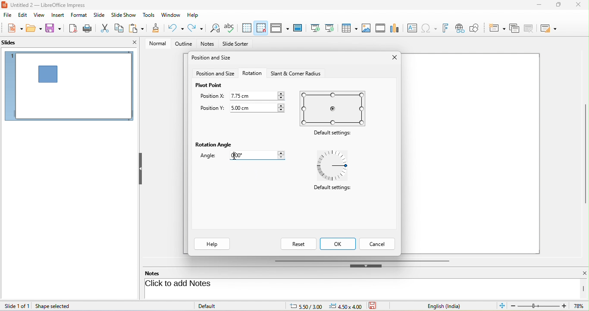 This screenshot has height=311, width=589. I want to click on duplicate slide, so click(514, 28).